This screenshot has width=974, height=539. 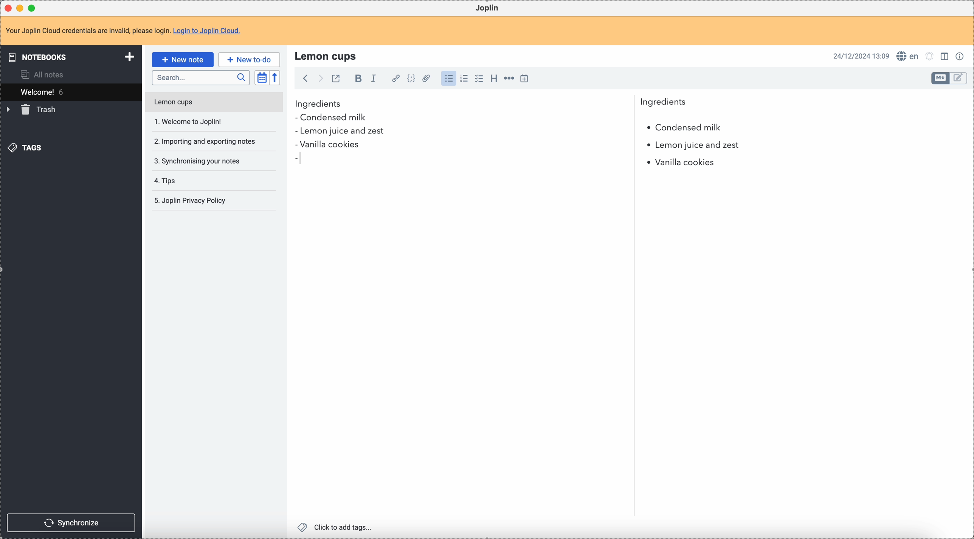 What do you see at coordinates (425, 79) in the screenshot?
I see `attach file` at bounding box center [425, 79].